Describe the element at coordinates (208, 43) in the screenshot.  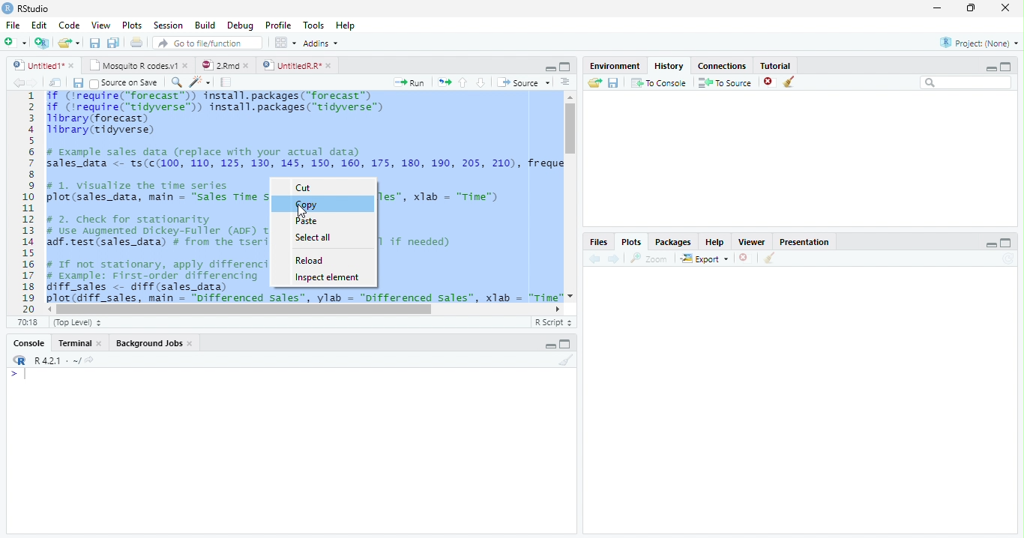
I see `Go to file/function` at that location.